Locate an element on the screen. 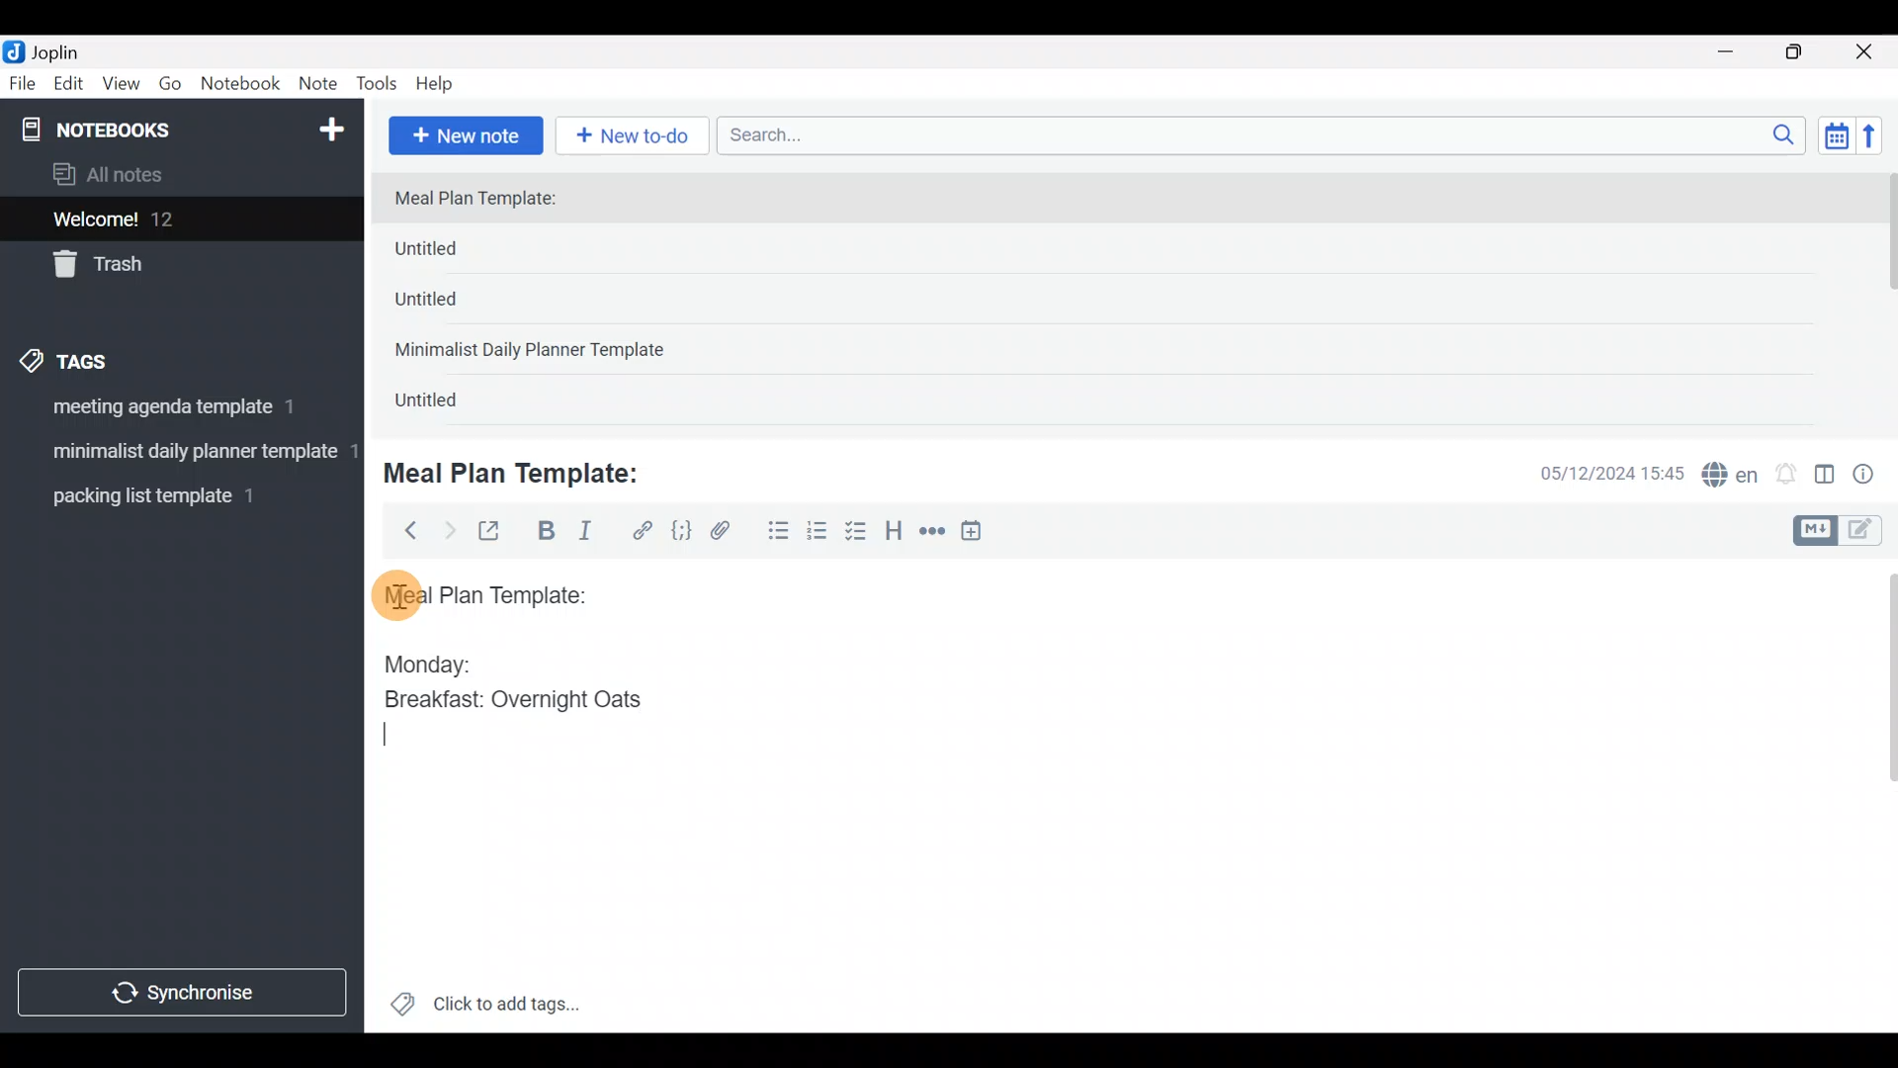 This screenshot has height=1068, width=1898. Meal Plan Template: is located at coordinates (487, 200).